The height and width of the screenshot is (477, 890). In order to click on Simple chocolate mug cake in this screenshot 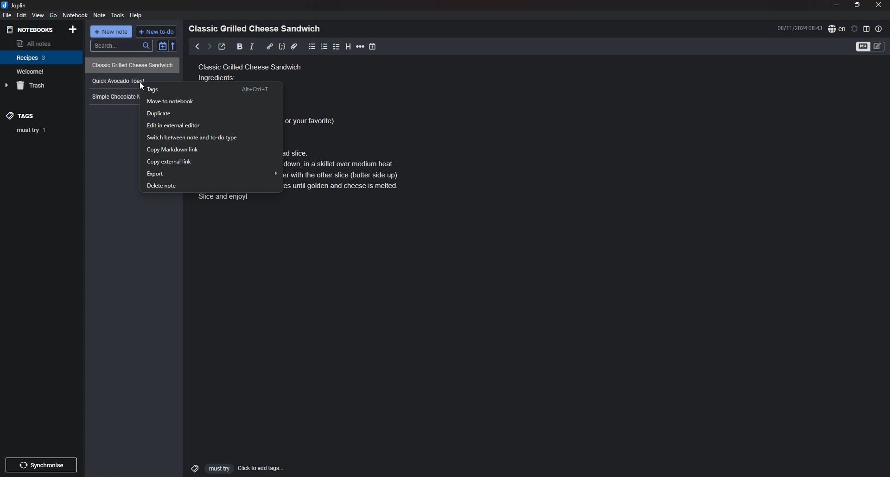, I will do `click(114, 96)`.